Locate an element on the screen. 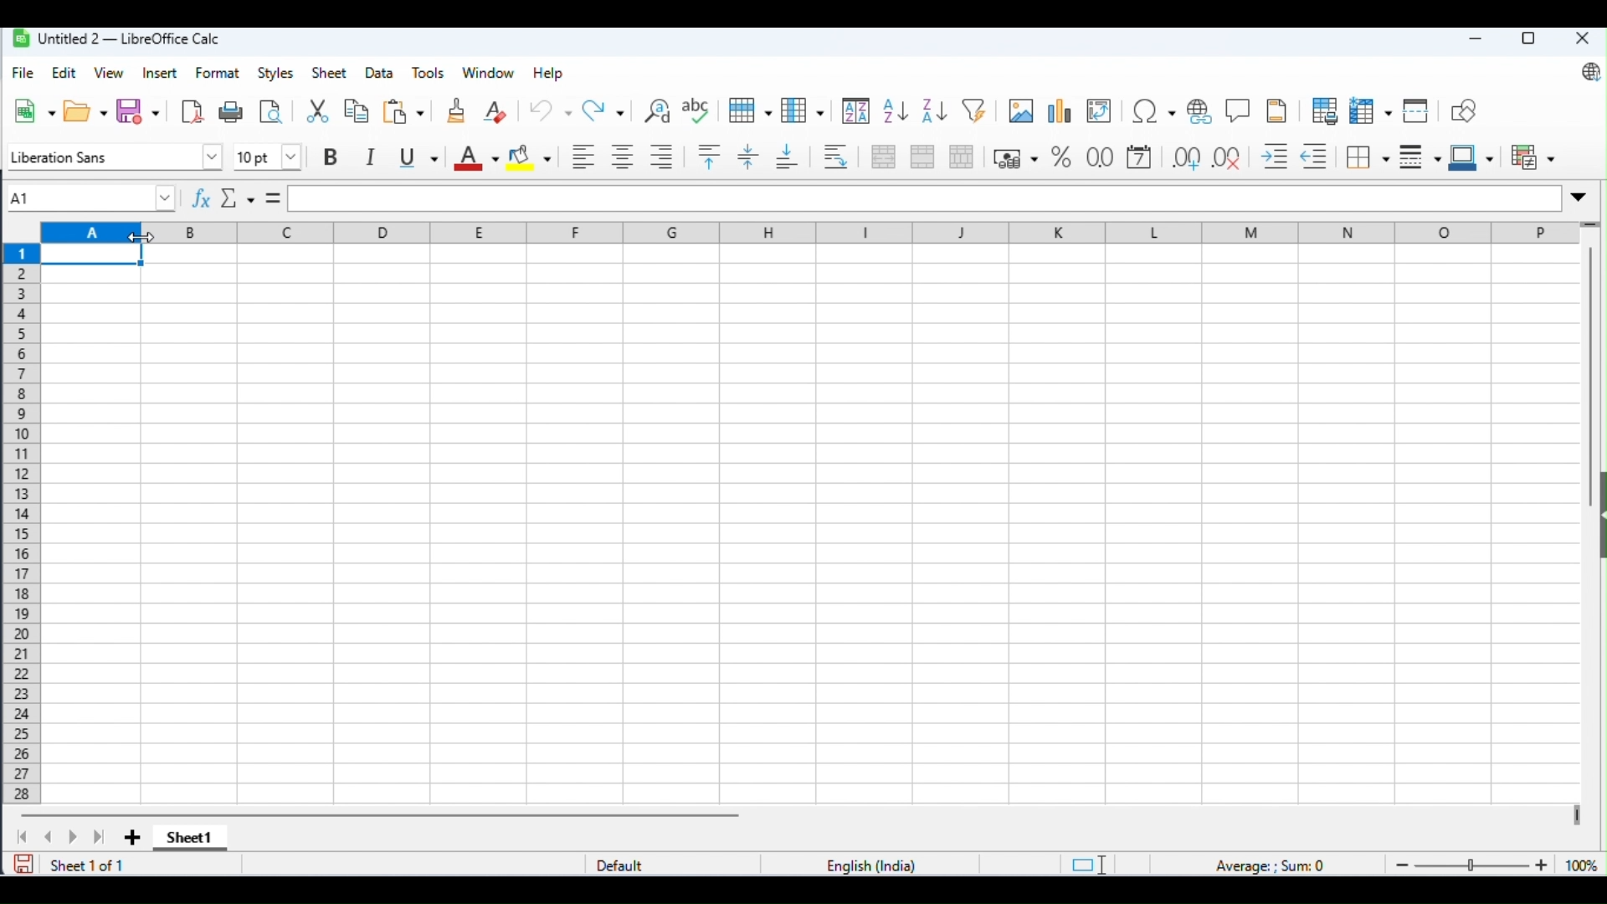 This screenshot has width=1607, height=904. redo is located at coordinates (606, 110).